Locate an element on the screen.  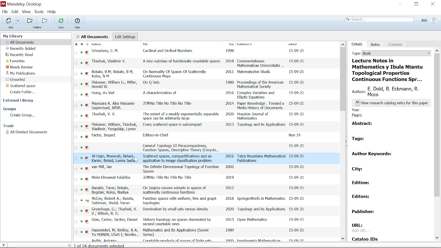
Minimize is located at coordinates (400, 4).